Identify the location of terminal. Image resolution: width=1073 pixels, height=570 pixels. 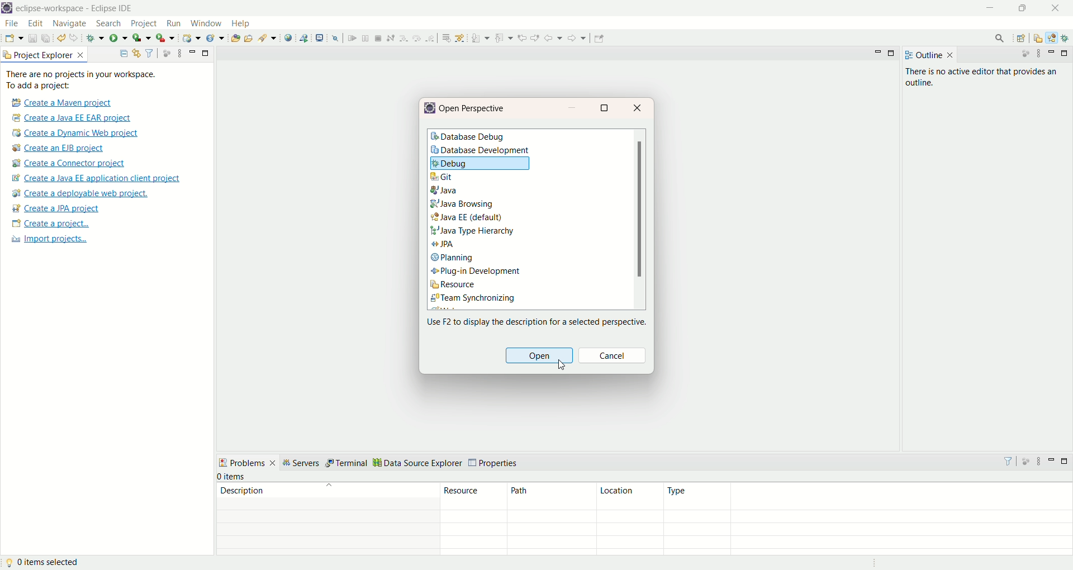
(346, 462).